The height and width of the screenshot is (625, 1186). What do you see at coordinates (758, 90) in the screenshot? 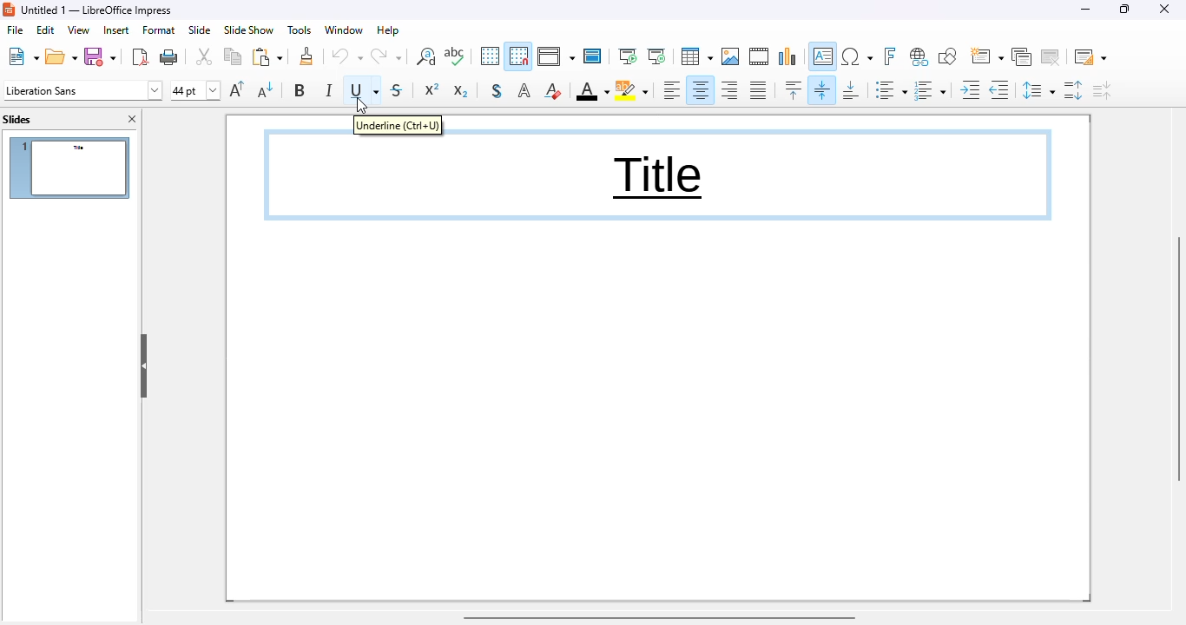
I see `justified` at bounding box center [758, 90].